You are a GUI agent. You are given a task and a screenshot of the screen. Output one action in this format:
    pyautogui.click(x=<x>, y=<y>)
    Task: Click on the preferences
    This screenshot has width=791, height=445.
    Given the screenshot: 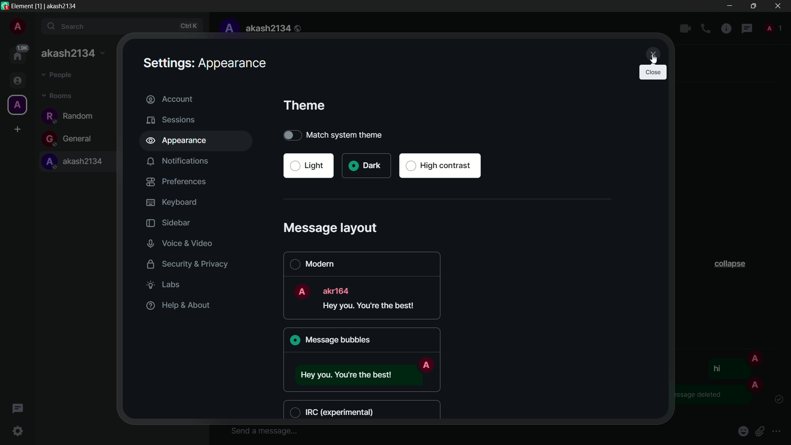 What is the action you would take?
    pyautogui.click(x=176, y=181)
    